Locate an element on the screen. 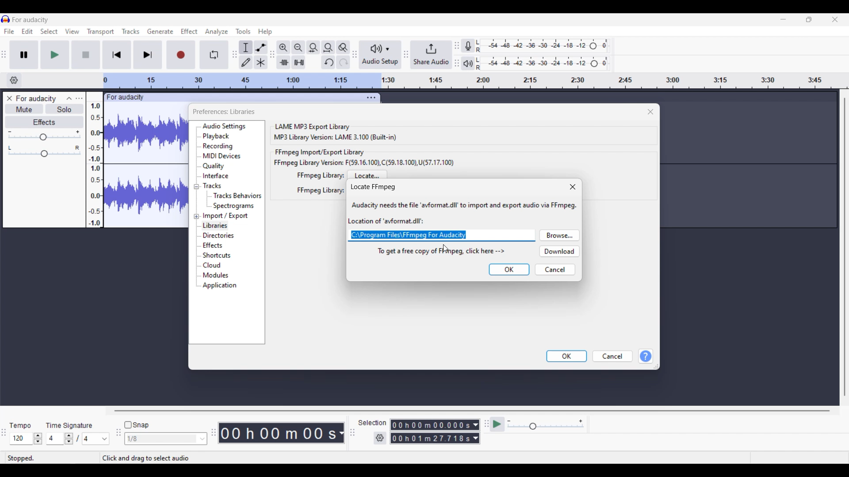  Multi tool is located at coordinates (261, 62).